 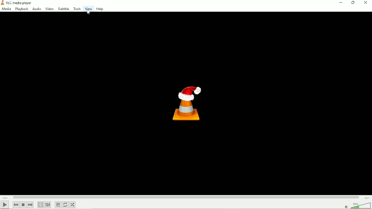 I want to click on VLC media player, so click(x=19, y=3).